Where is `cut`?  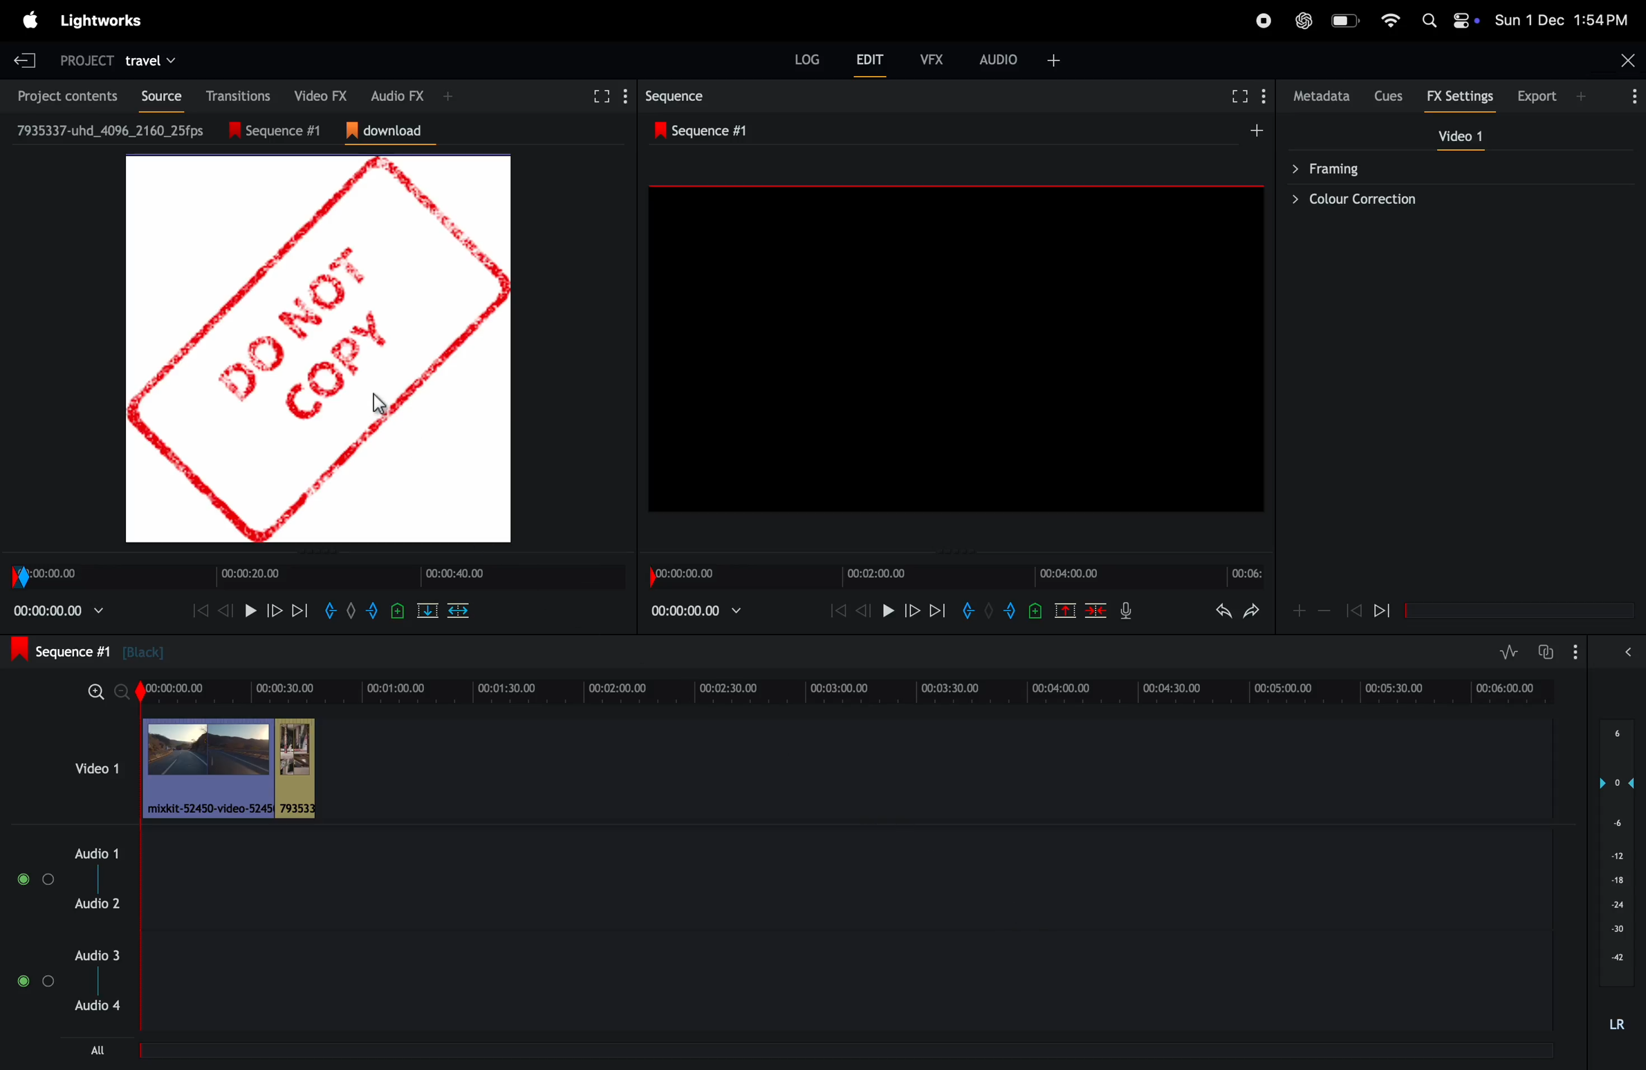
cut is located at coordinates (1065, 610).